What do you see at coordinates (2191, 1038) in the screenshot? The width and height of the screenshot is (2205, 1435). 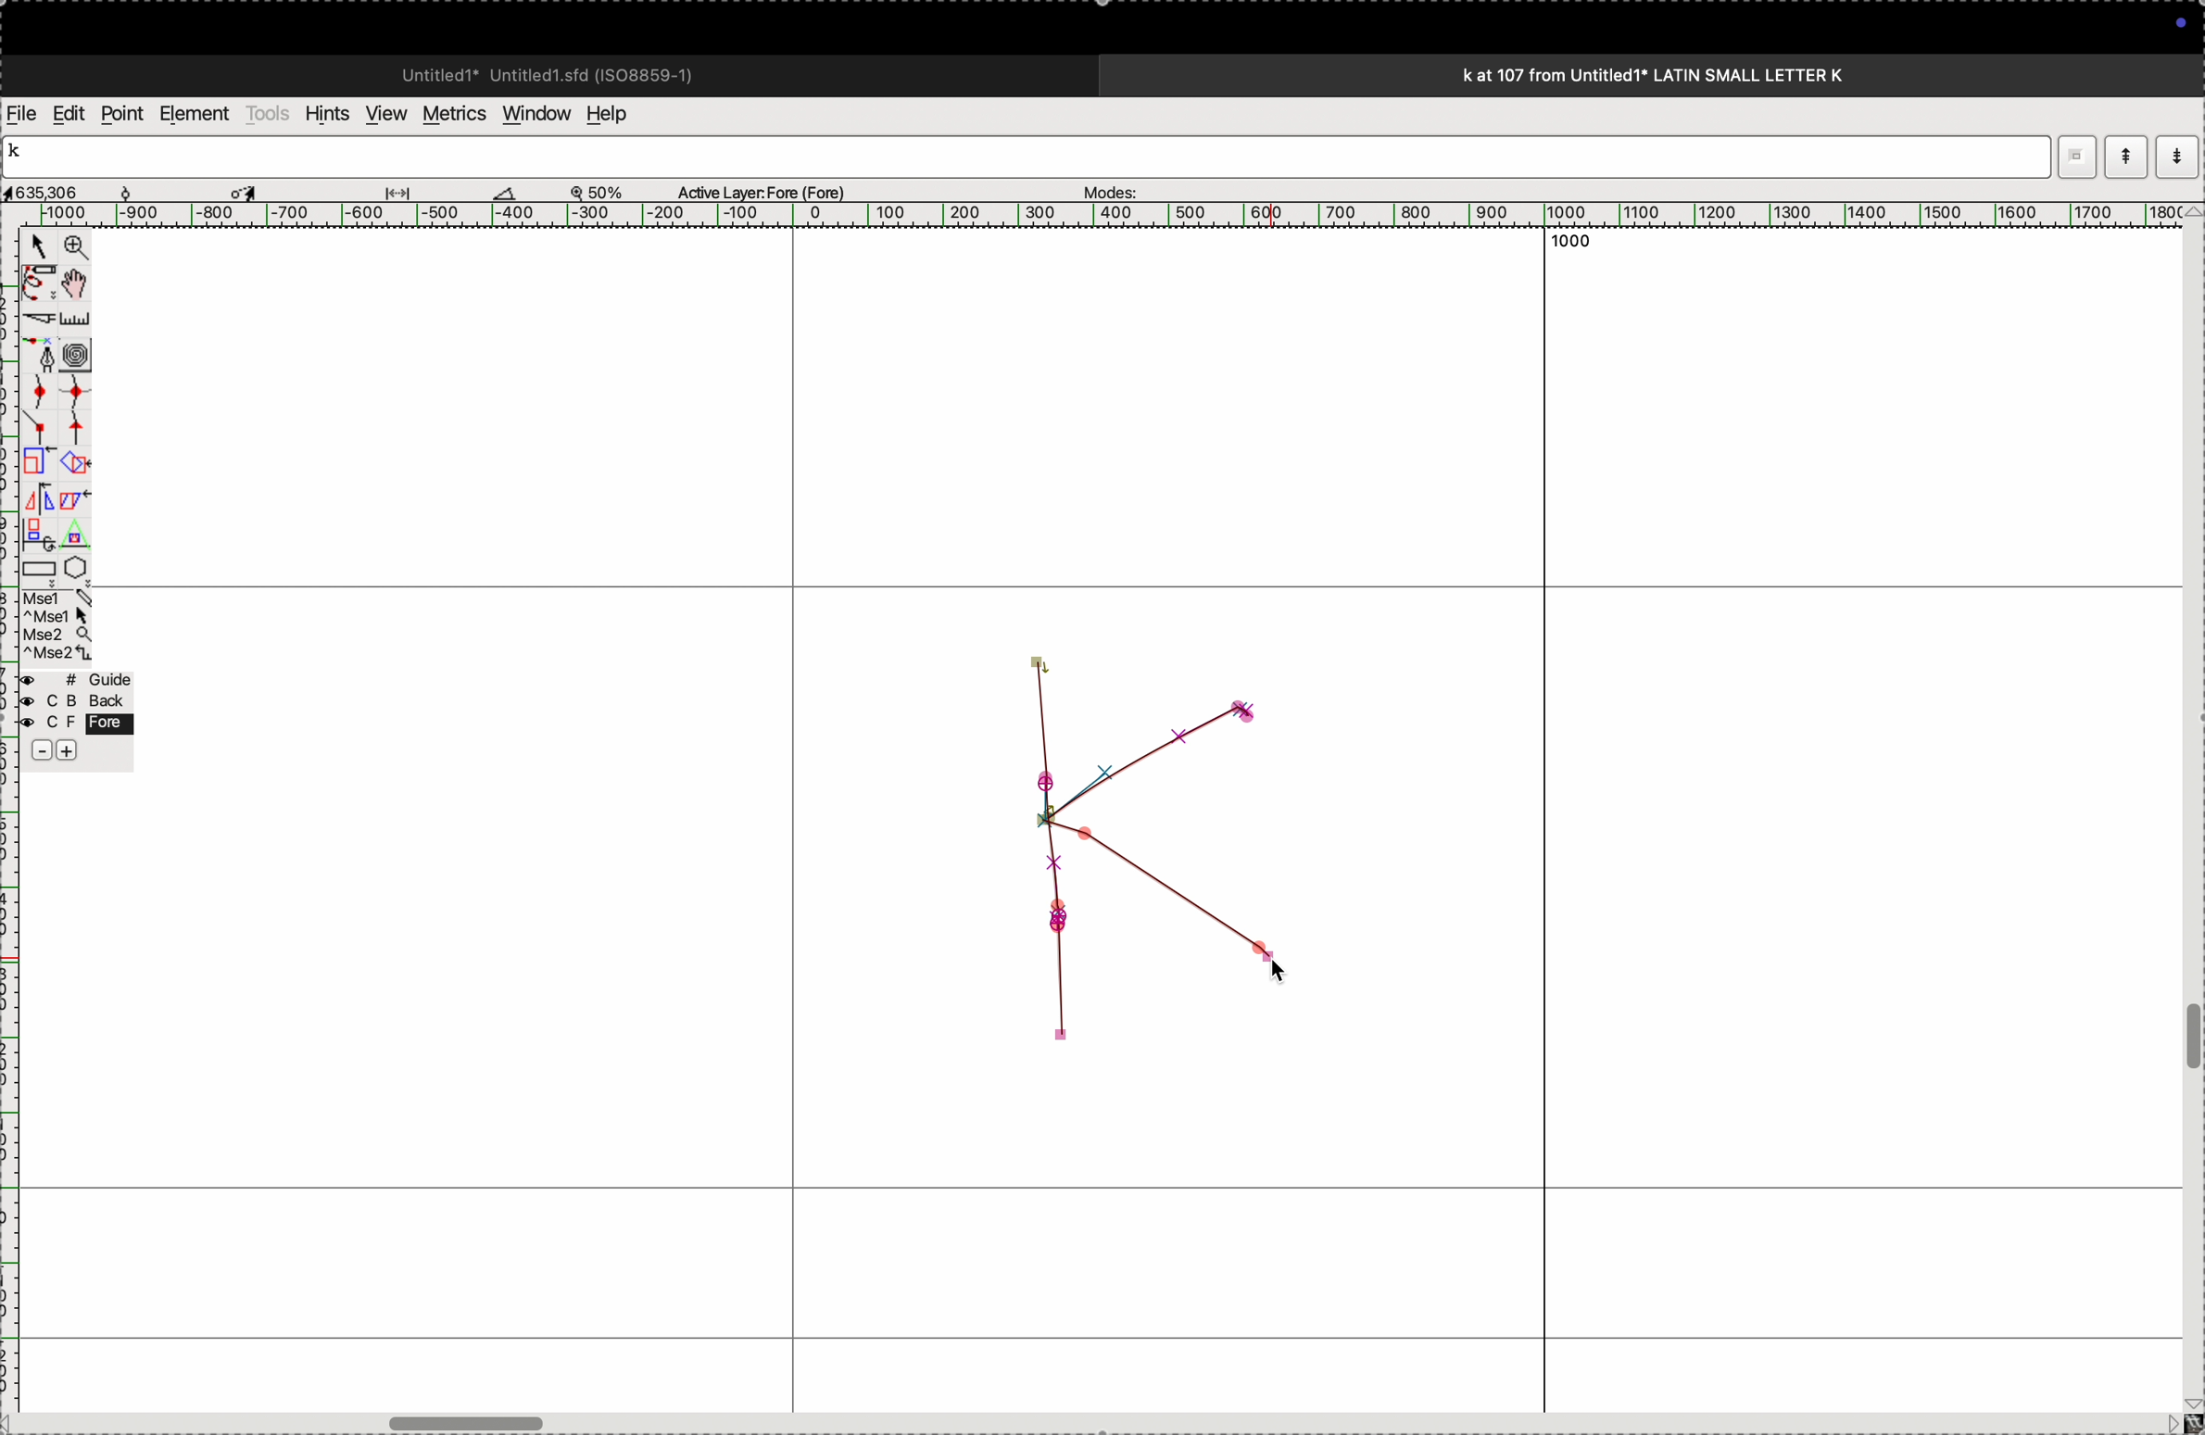 I see `toggle` at bounding box center [2191, 1038].